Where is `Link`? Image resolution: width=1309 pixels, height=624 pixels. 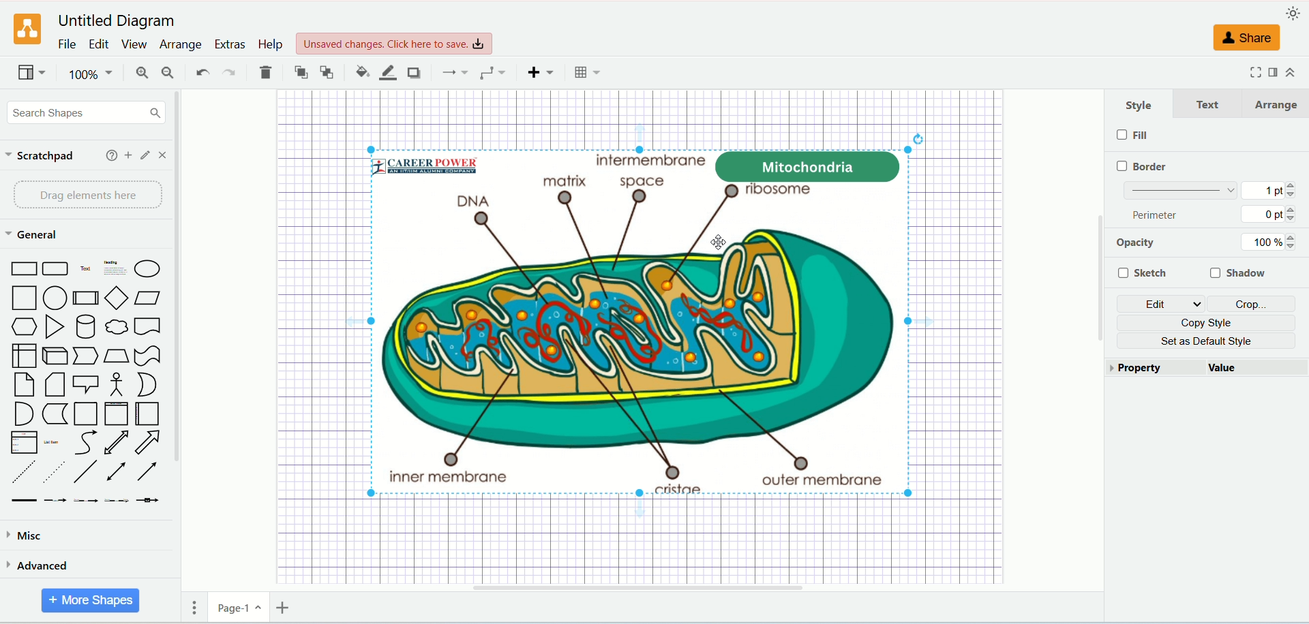
Link is located at coordinates (24, 501).